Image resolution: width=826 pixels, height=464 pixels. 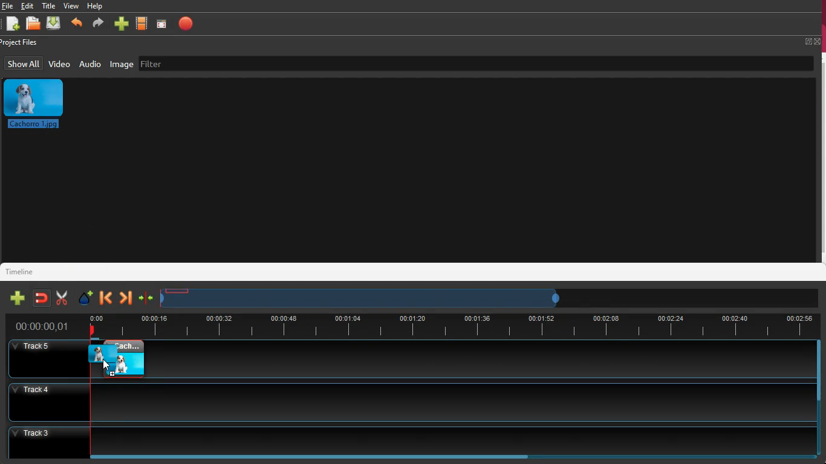 What do you see at coordinates (162, 24) in the screenshot?
I see `focus` at bounding box center [162, 24].